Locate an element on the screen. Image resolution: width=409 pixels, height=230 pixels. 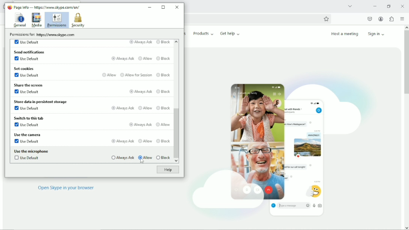
Allow is located at coordinates (163, 124).